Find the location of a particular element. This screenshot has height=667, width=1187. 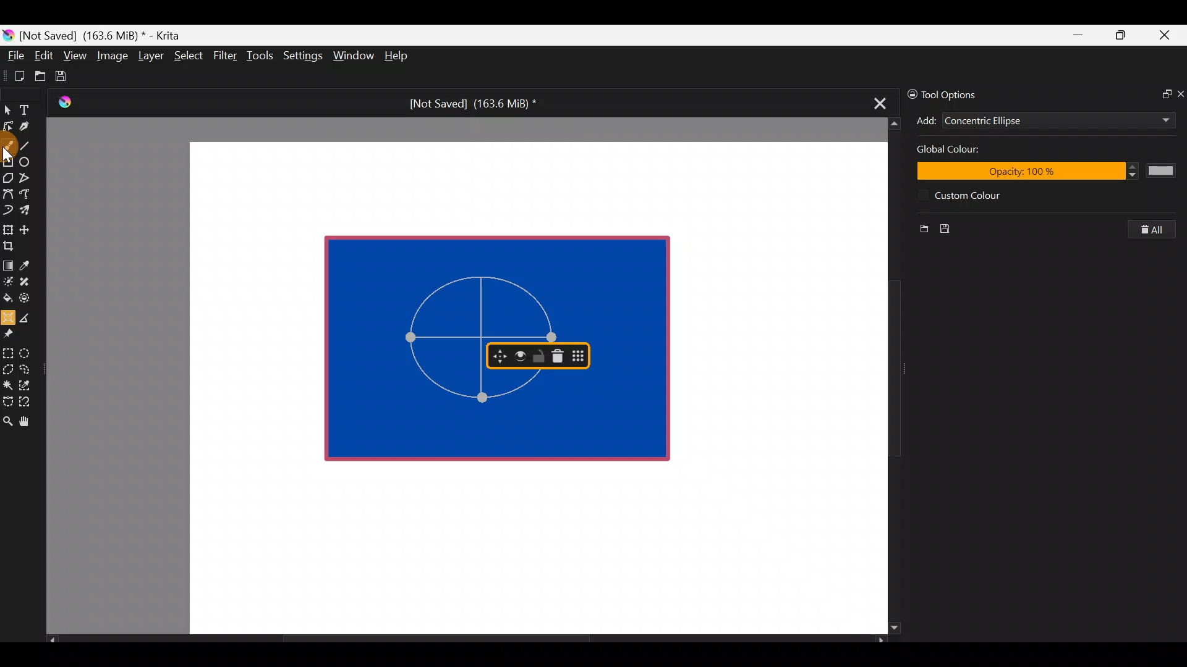

Edit is located at coordinates (43, 57).